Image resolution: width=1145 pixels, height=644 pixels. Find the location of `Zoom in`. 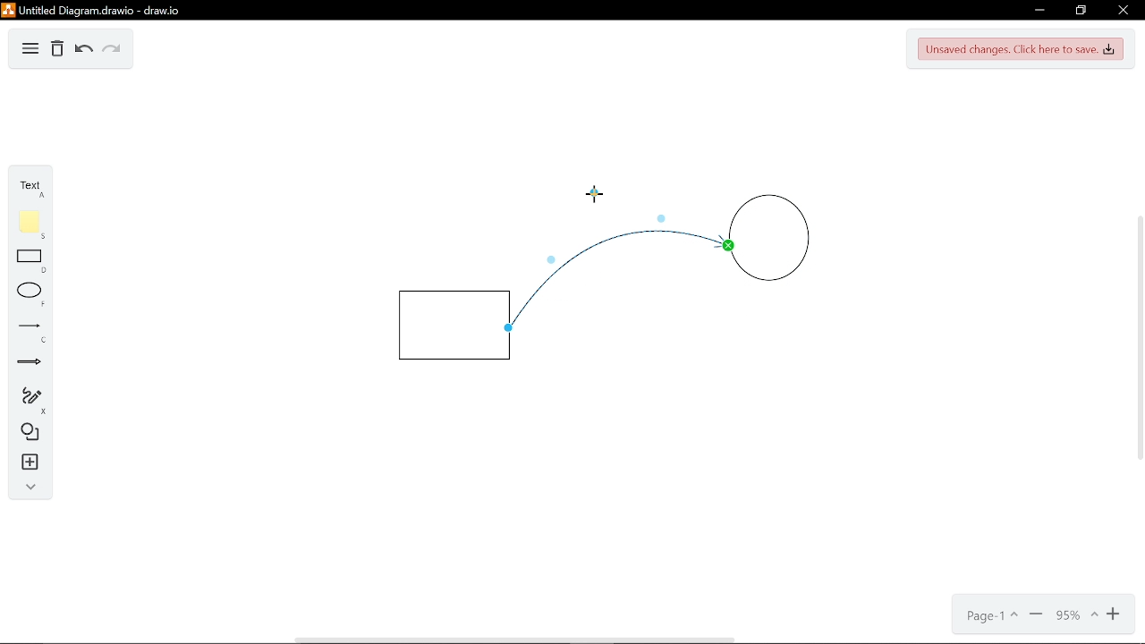

Zoom in is located at coordinates (1115, 615).